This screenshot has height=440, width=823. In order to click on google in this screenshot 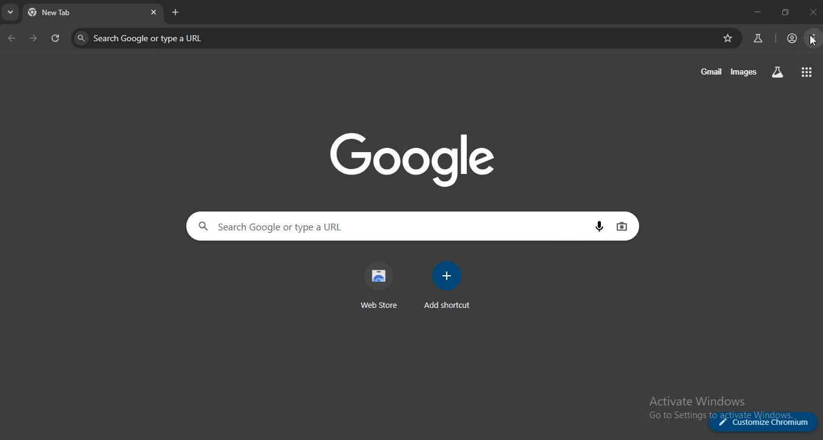, I will do `click(420, 158)`.